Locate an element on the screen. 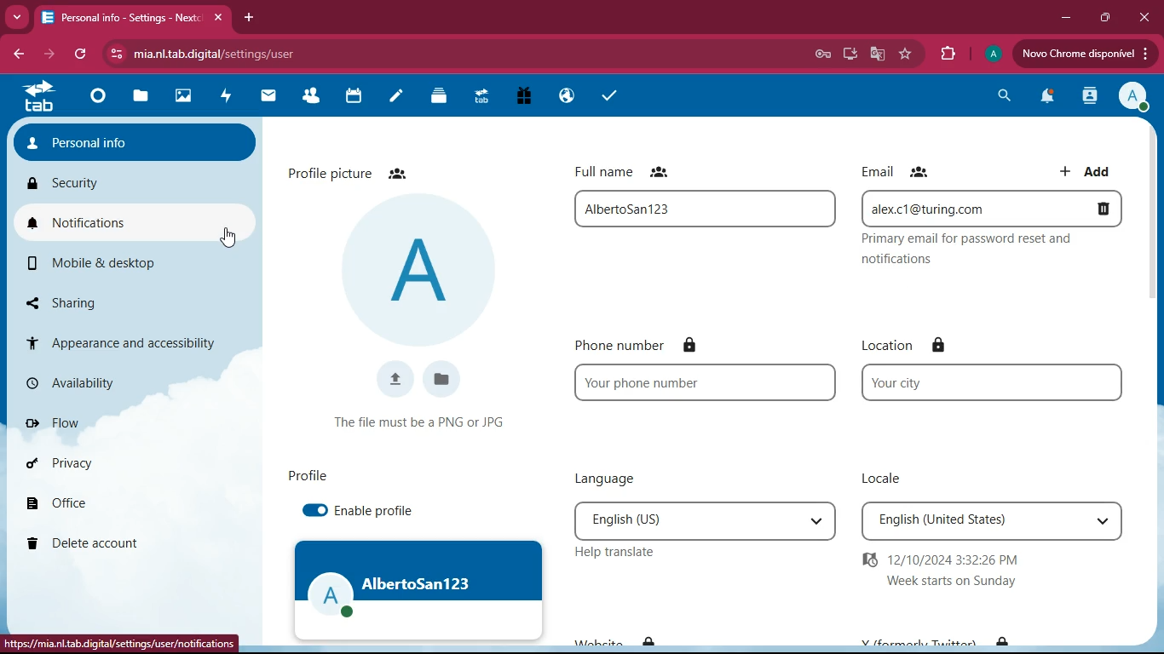  security is located at coordinates (119, 177).